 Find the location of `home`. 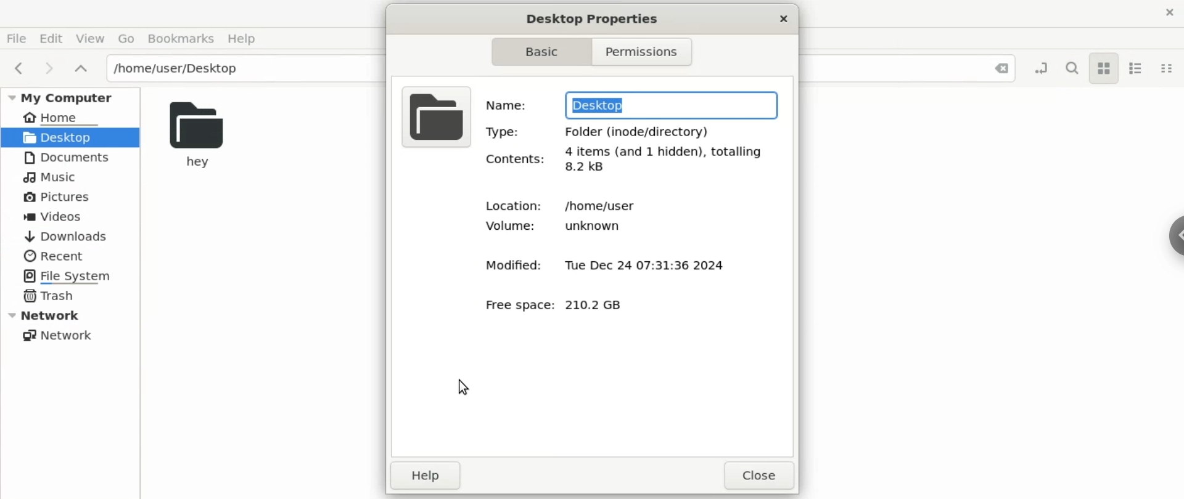

home is located at coordinates (64, 117).